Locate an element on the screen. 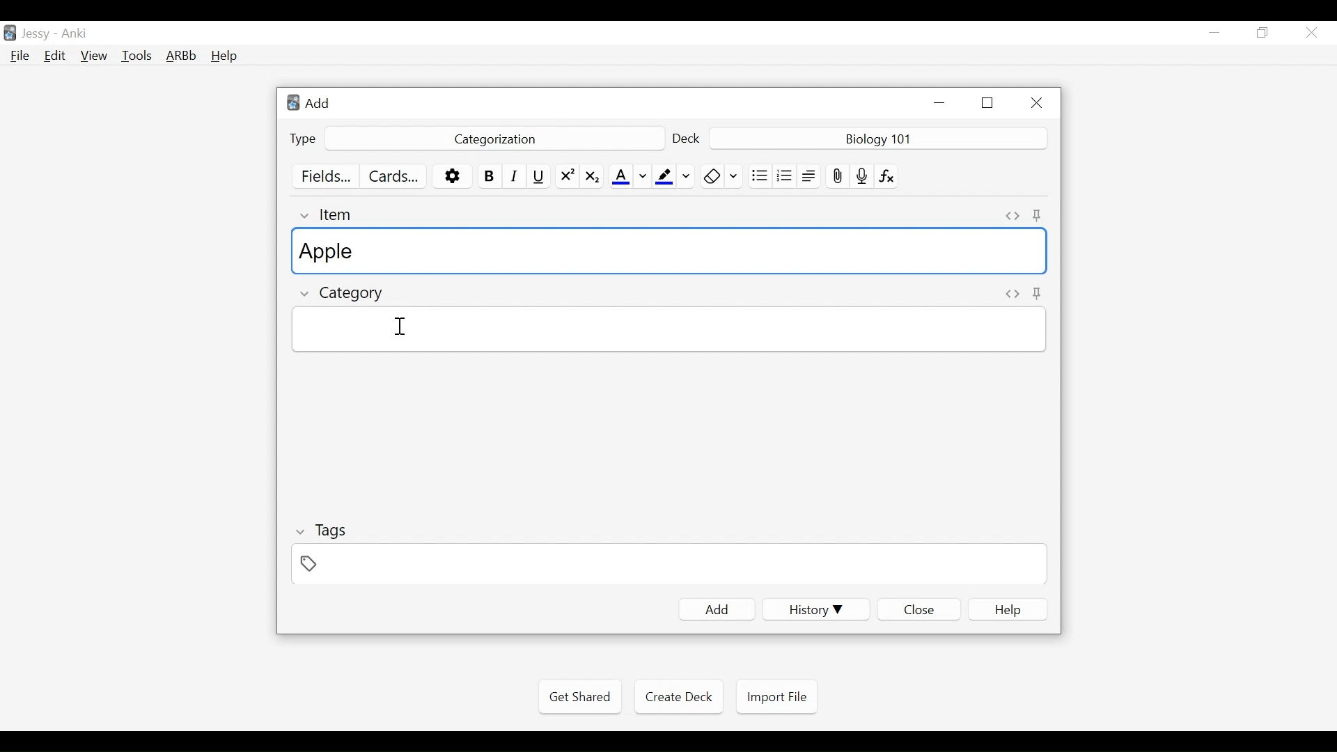 The height and width of the screenshot is (752, 1337). minimize is located at coordinates (1214, 33).